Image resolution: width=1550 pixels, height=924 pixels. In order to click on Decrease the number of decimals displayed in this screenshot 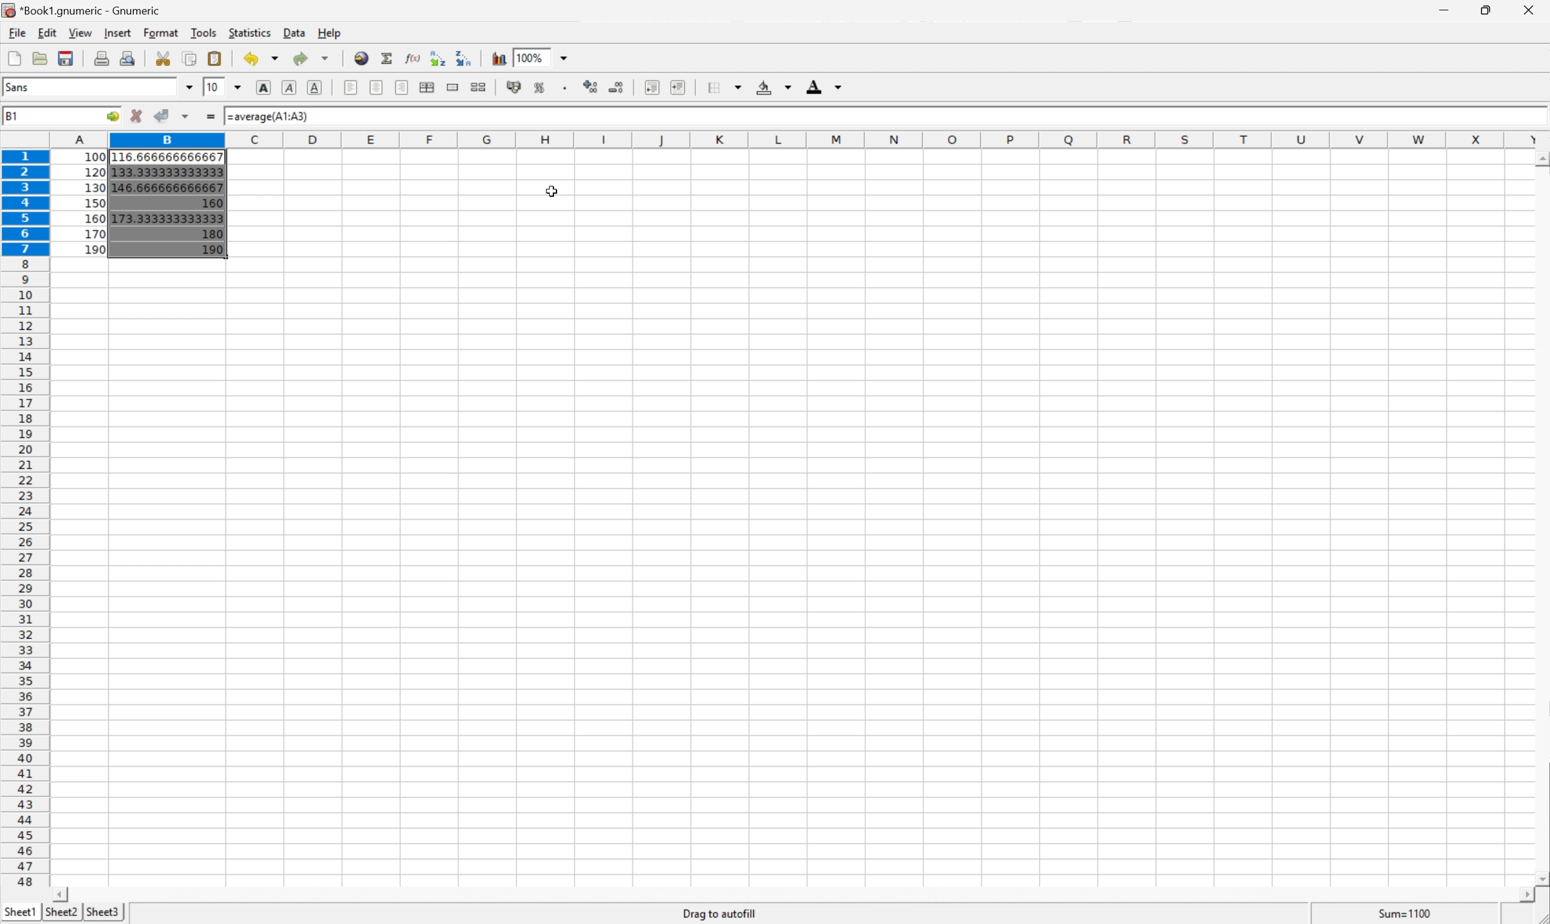, I will do `click(618, 88)`.